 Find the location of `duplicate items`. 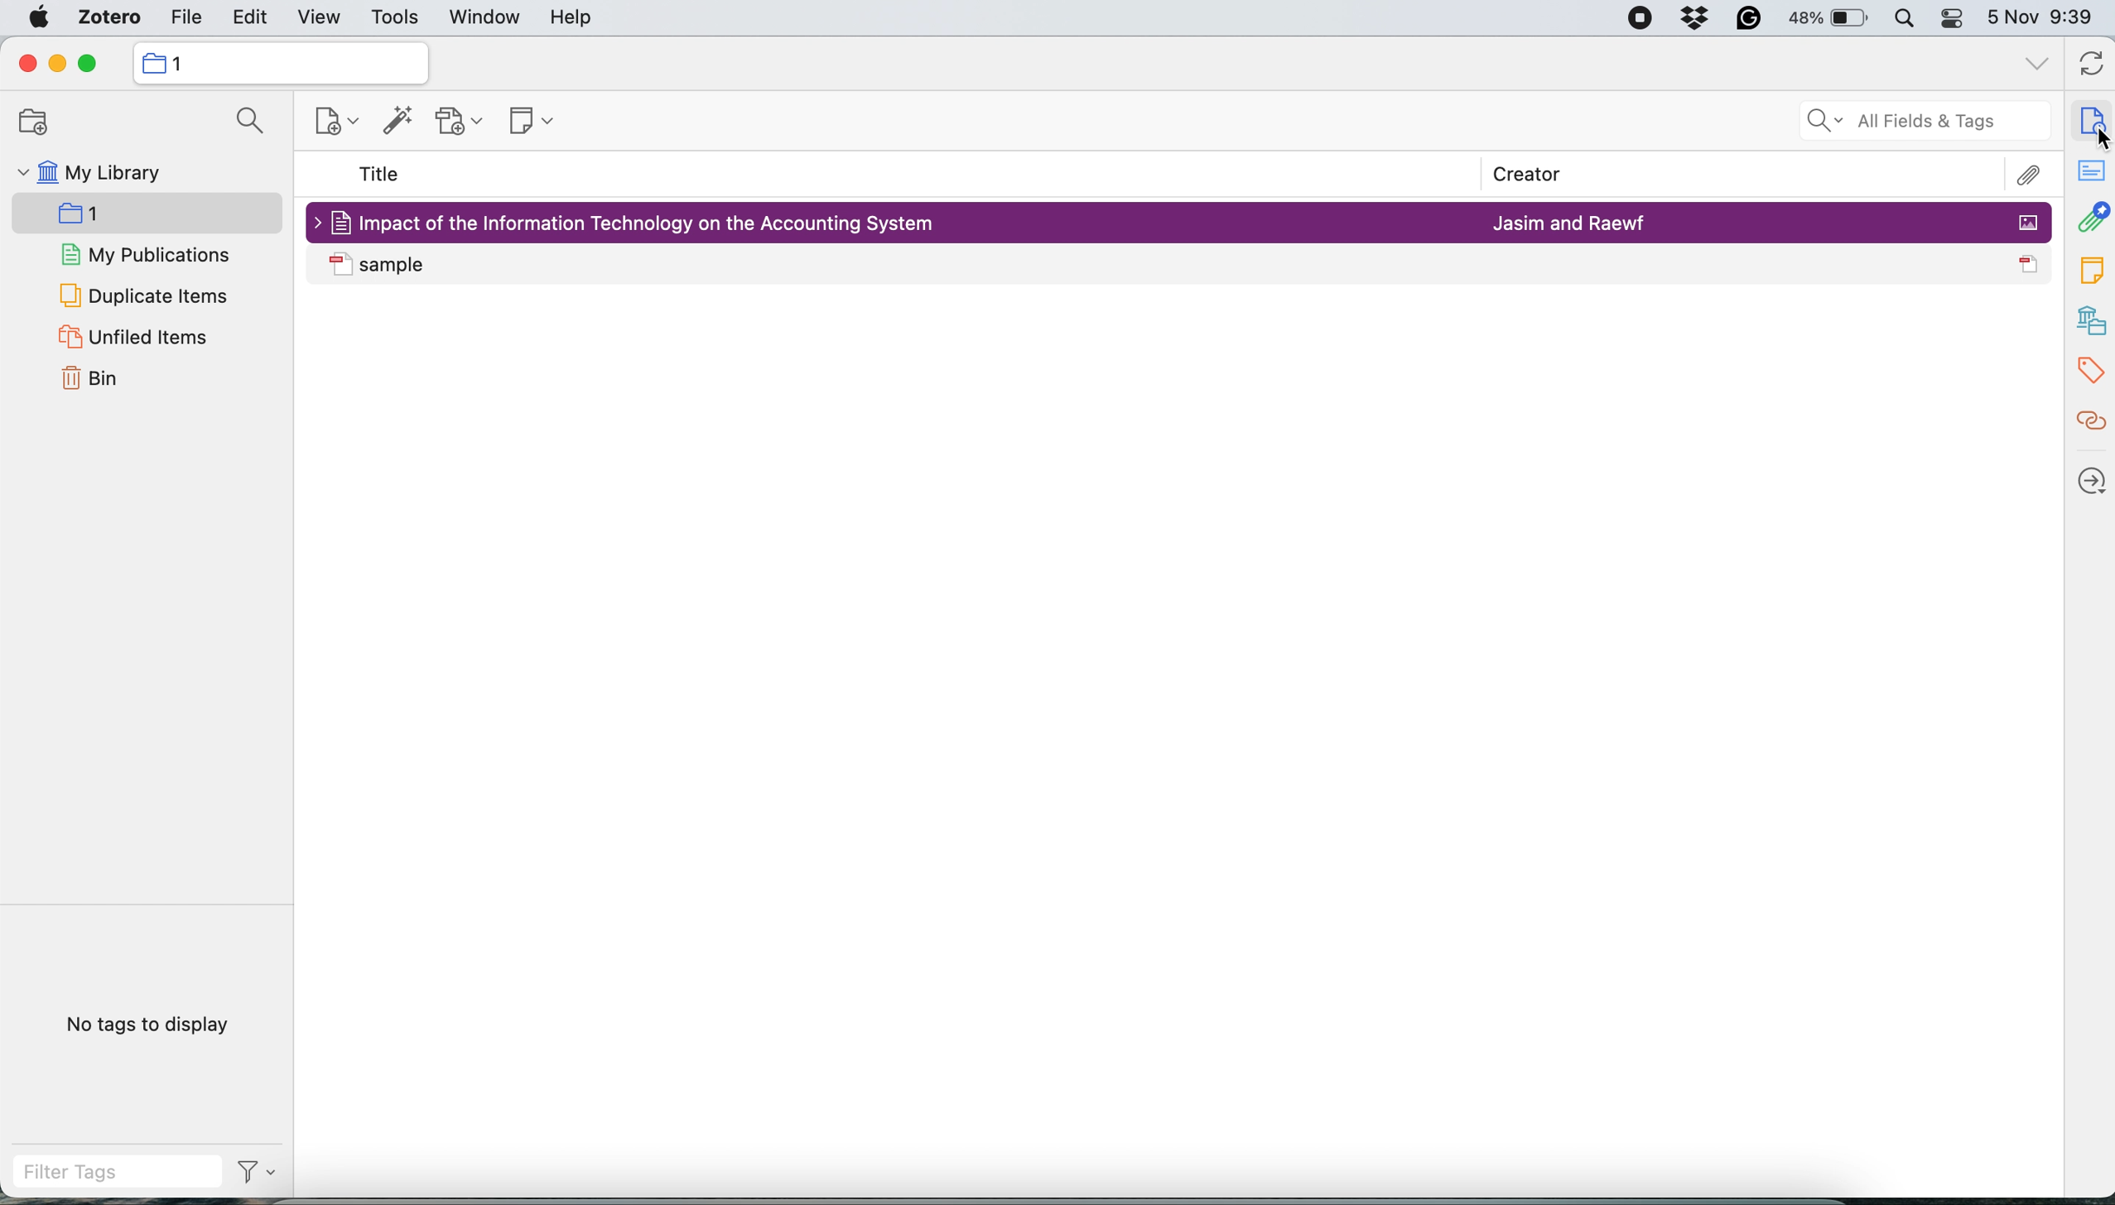

duplicate items is located at coordinates (145, 296).